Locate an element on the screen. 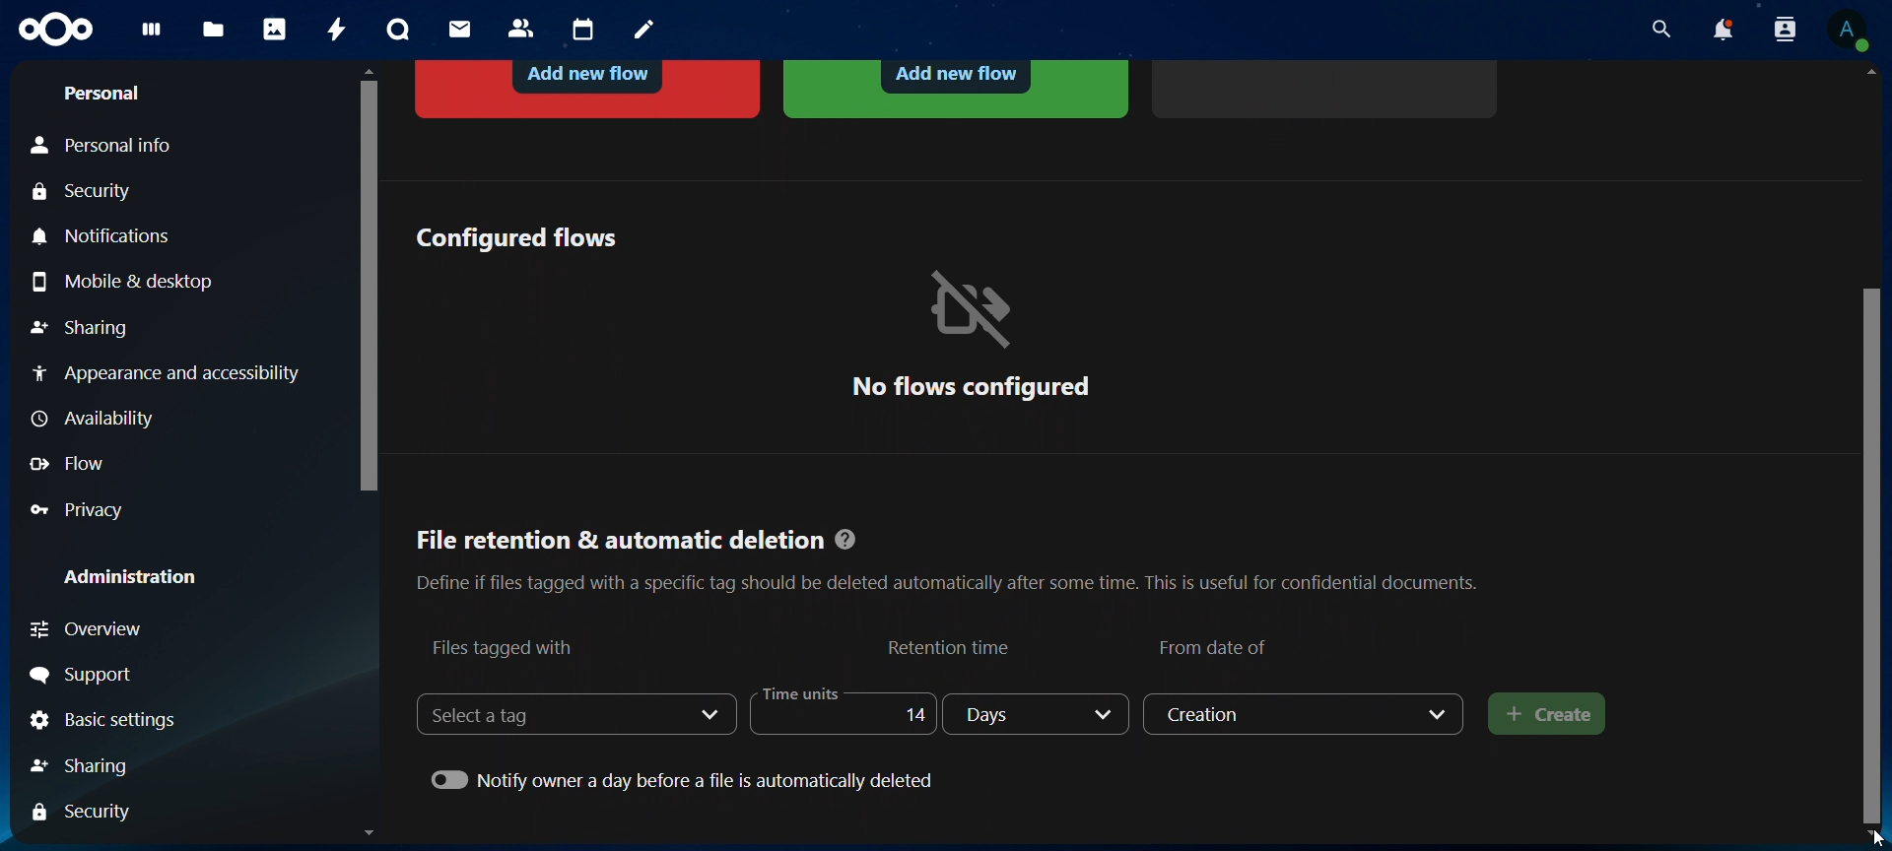 This screenshot has height=851, width=1892. retention time is located at coordinates (952, 647).